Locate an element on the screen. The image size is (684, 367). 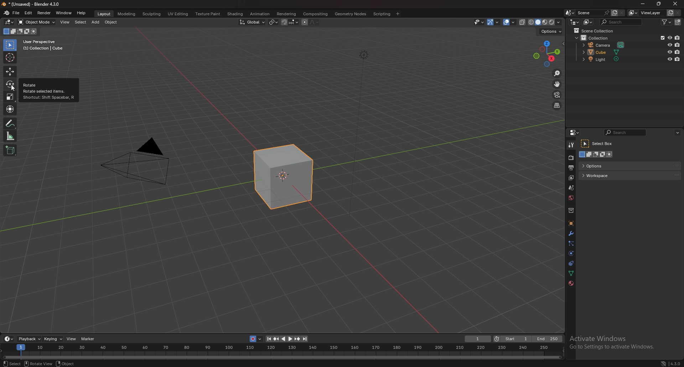
cube is located at coordinates (606, 52).